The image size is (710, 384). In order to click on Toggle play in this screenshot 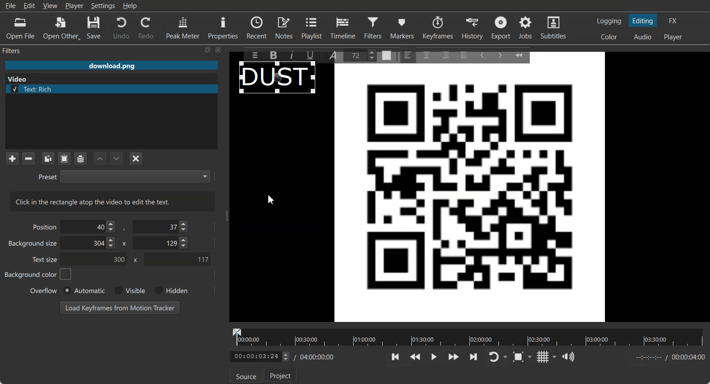, I will do `click(434, 357)`.